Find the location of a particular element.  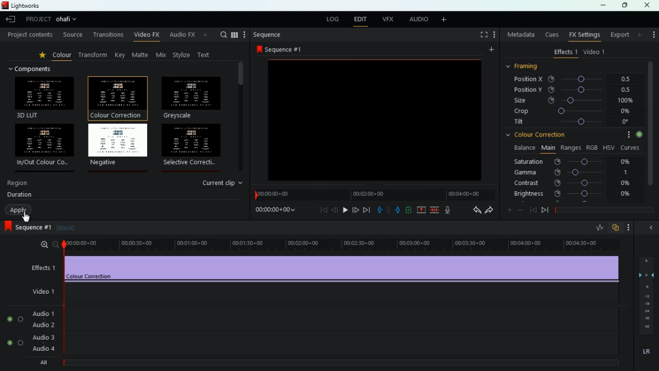

rgb is located at coordinates (593, 148).